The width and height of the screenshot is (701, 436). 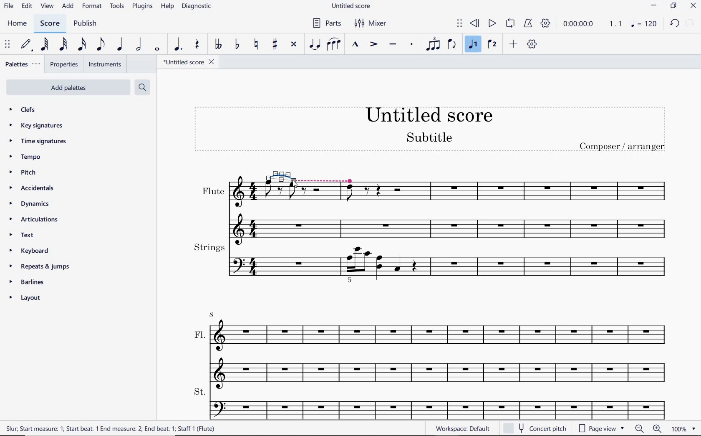 I want to click on pitch, so click(x=26, y=173).